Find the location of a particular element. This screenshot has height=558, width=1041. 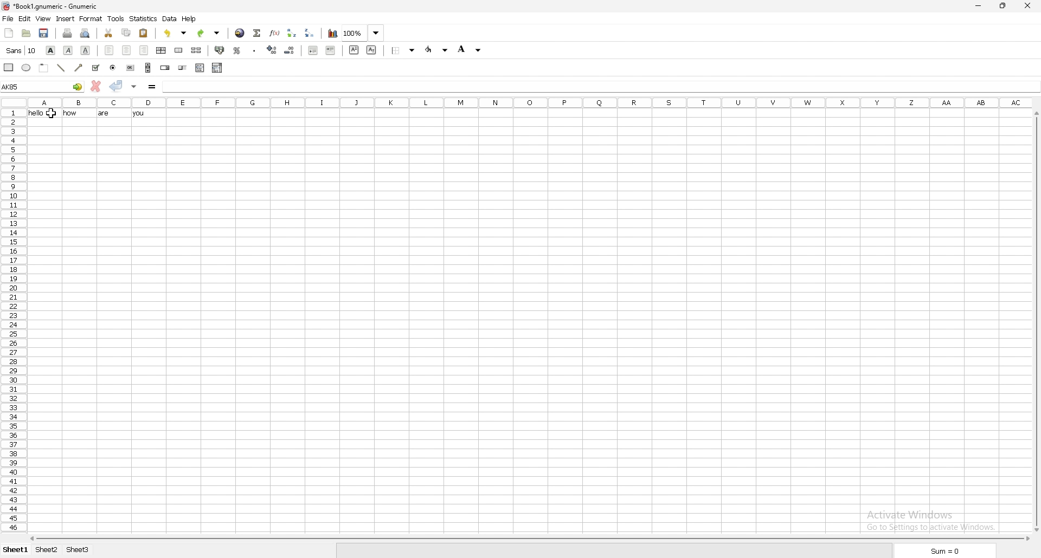

tools is located at coordinates (116, 18).